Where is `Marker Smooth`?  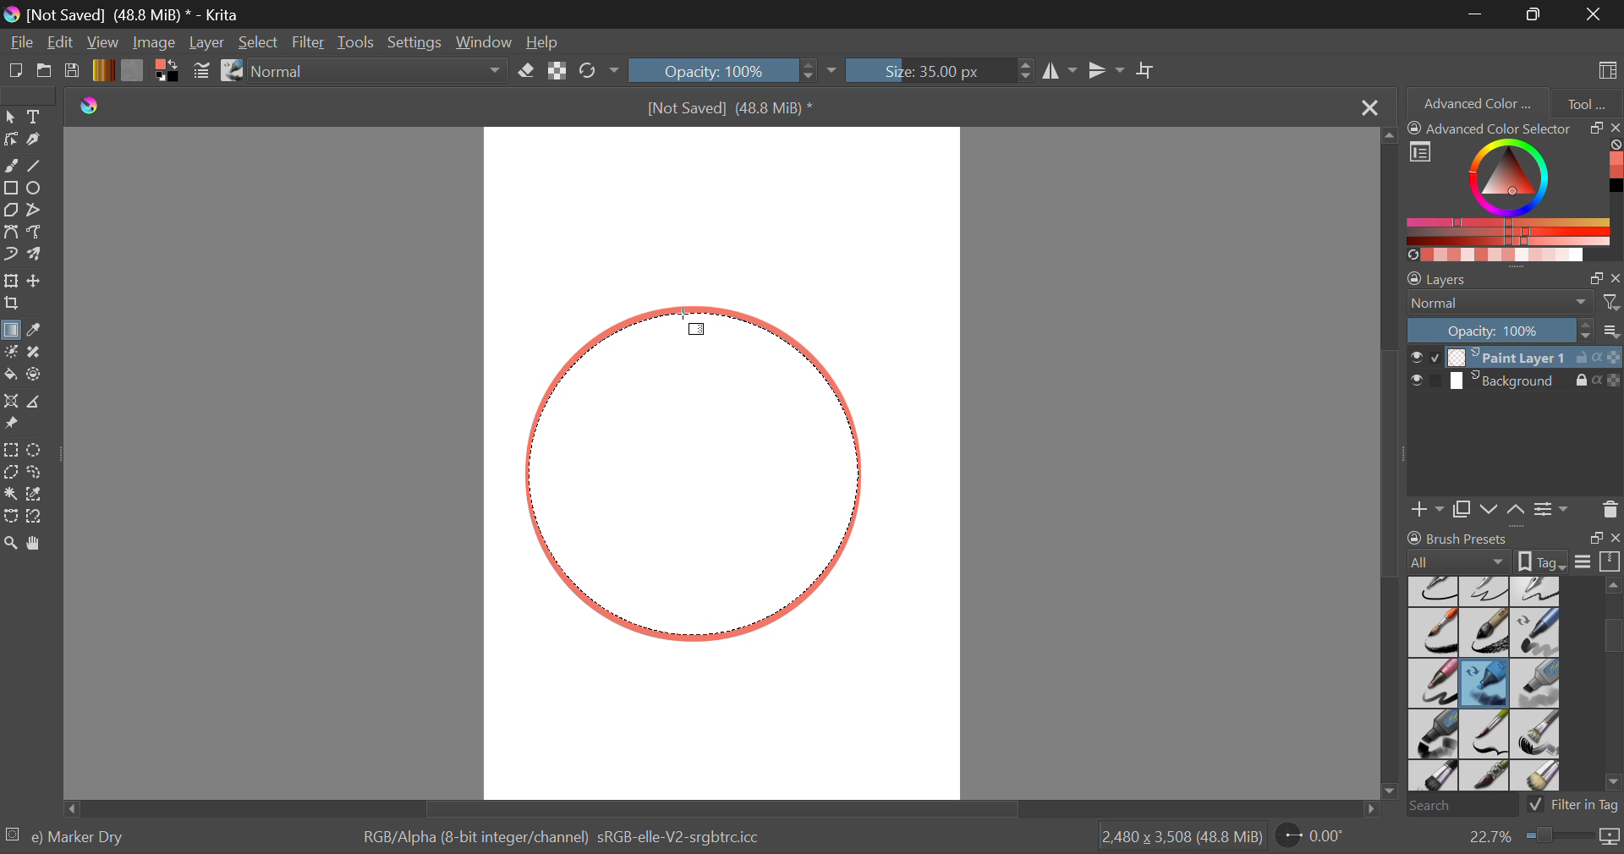
Marker Smooth is located at coordinates (1433, 683).